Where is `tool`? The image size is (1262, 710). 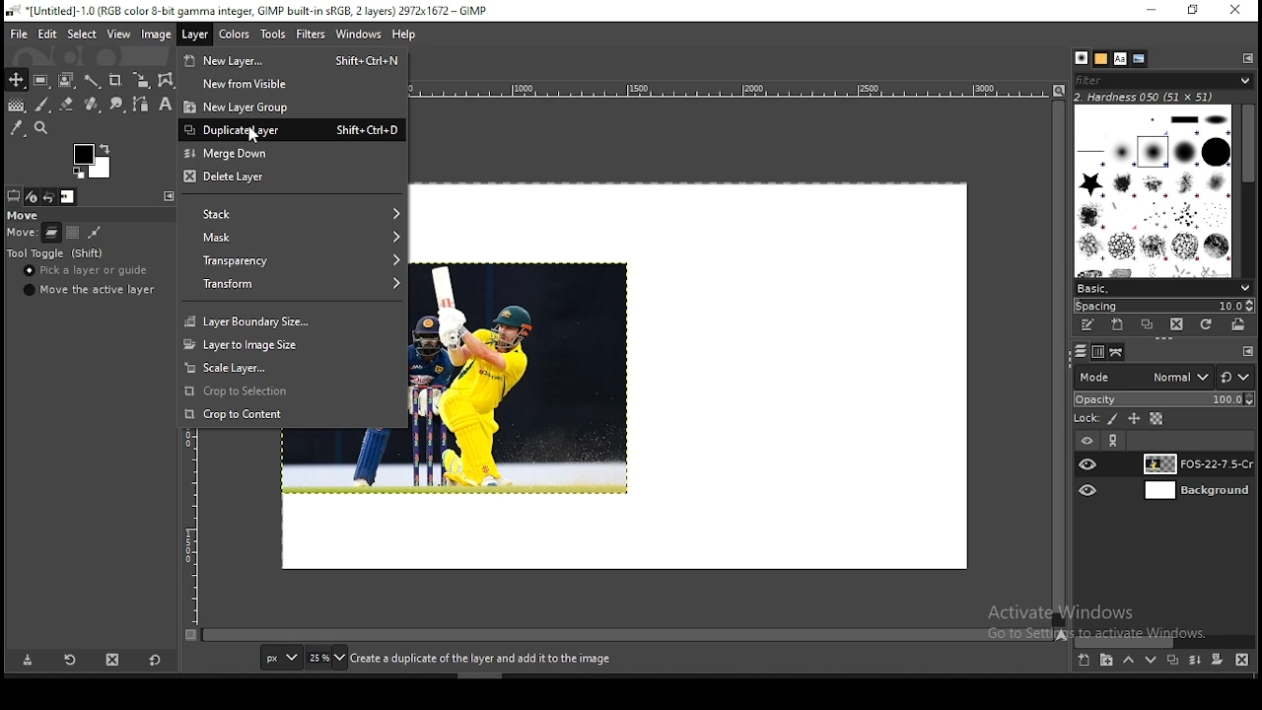 tool is located at coordinates (1115, 441).